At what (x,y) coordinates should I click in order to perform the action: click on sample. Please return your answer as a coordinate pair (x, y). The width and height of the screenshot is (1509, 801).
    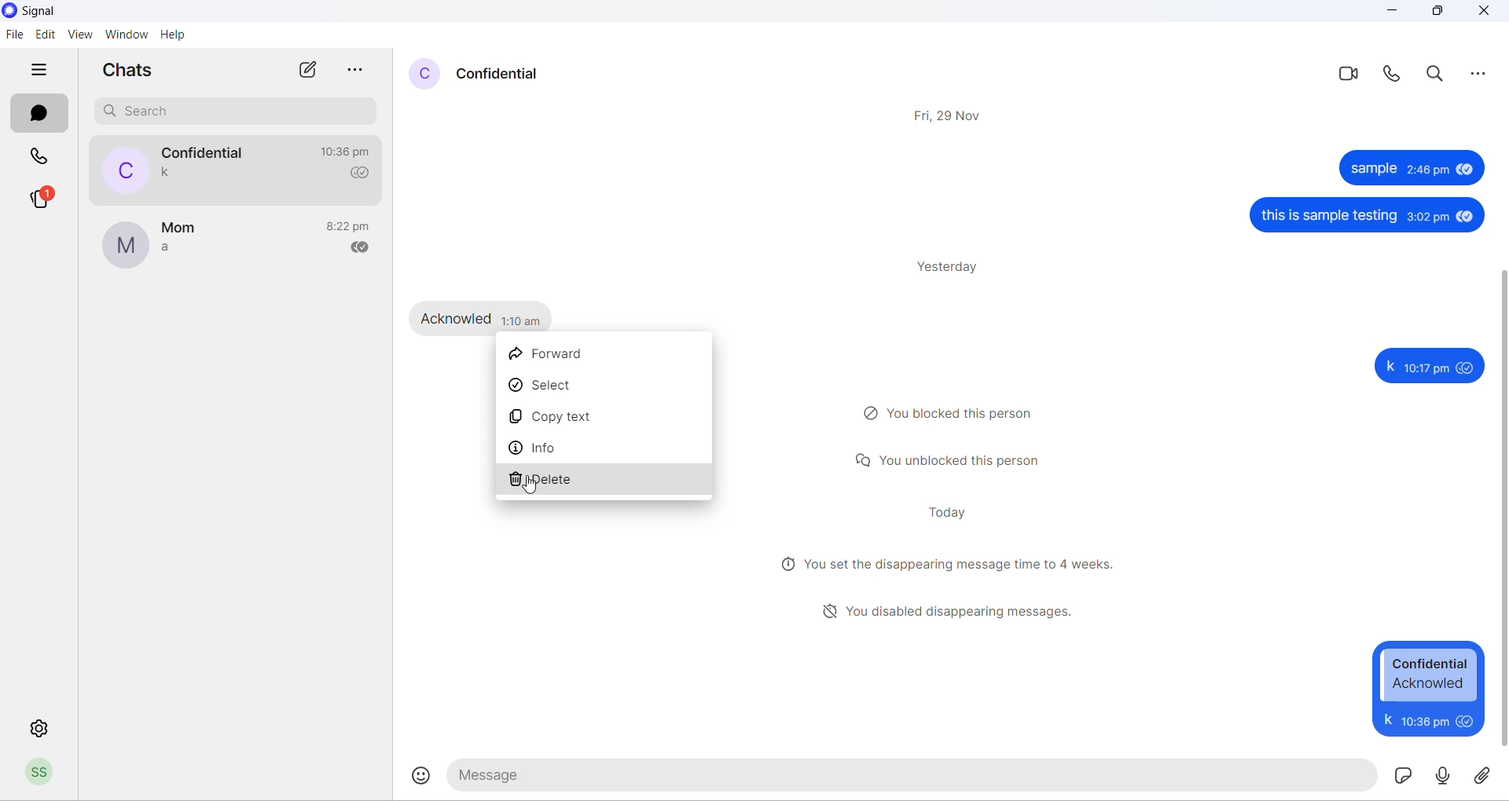
    Looking at the image, I should click on (1371, 171).